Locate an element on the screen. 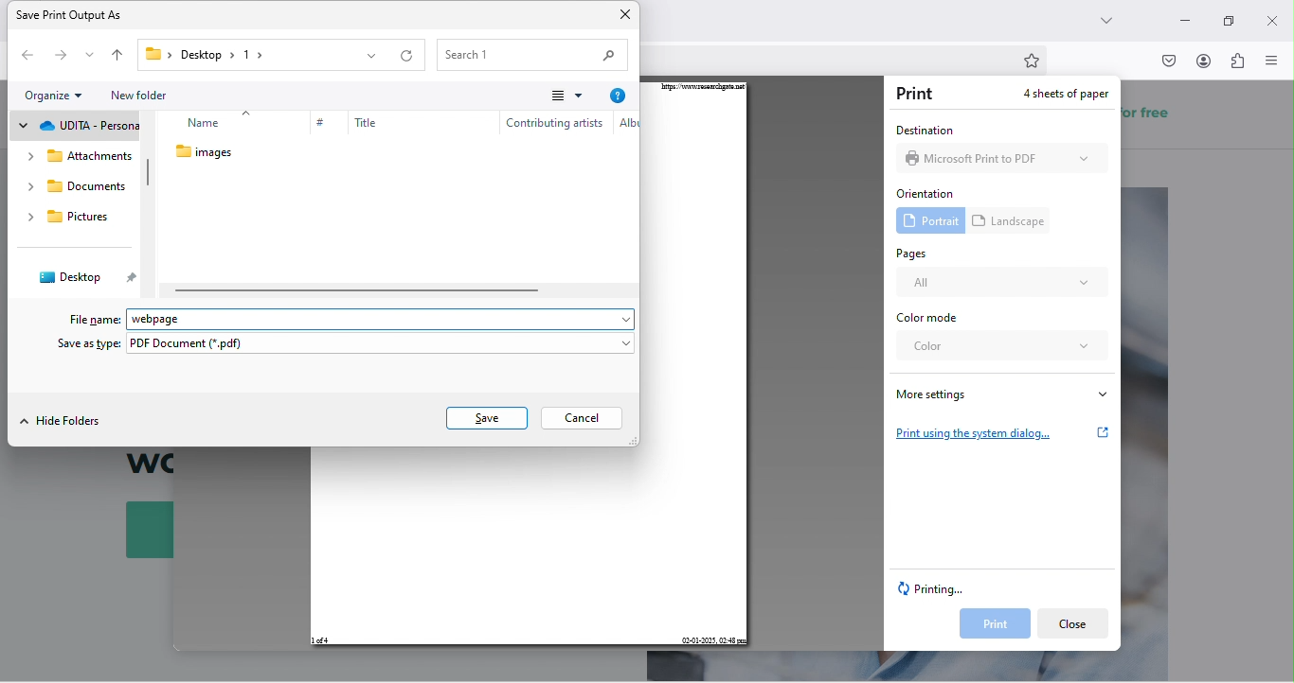 The image size is (1294, 683). all is located at coordinates (1002, 284).